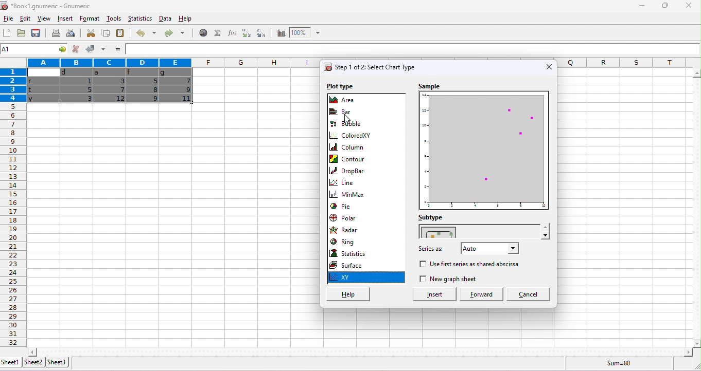  What do you see at coordinates (352, 254) in the screenshot?
I see `` at bounding box center [352, 254].